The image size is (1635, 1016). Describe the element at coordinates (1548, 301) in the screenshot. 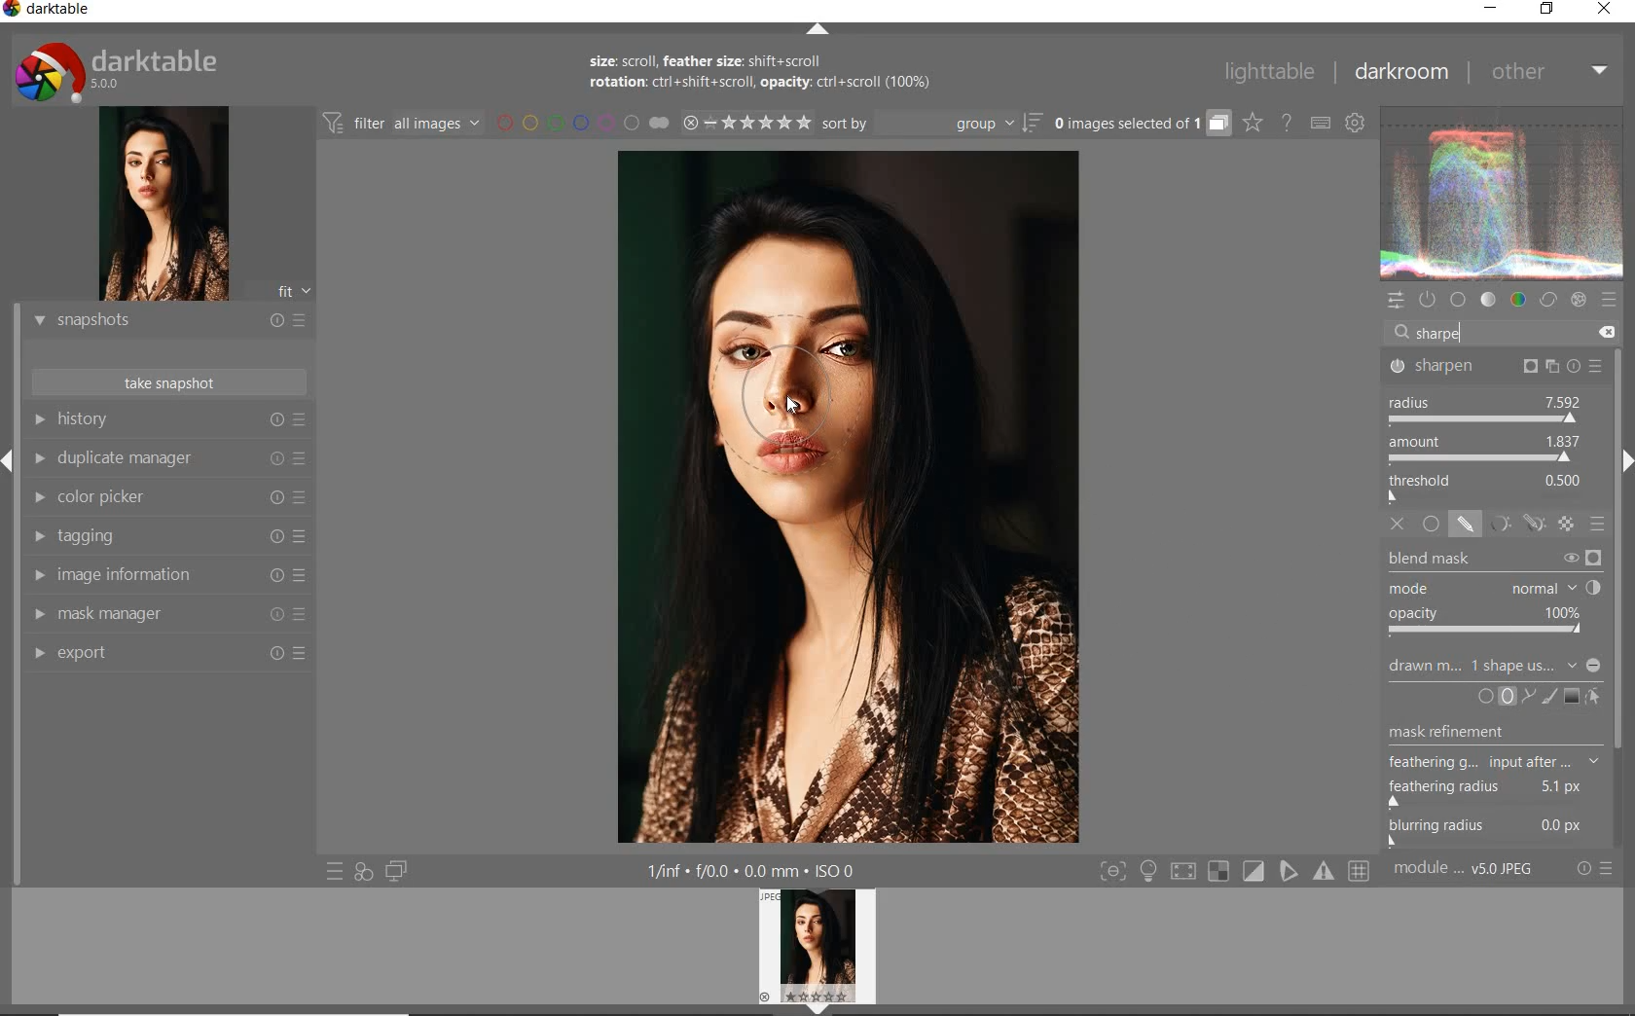

I see `correct` at that location.